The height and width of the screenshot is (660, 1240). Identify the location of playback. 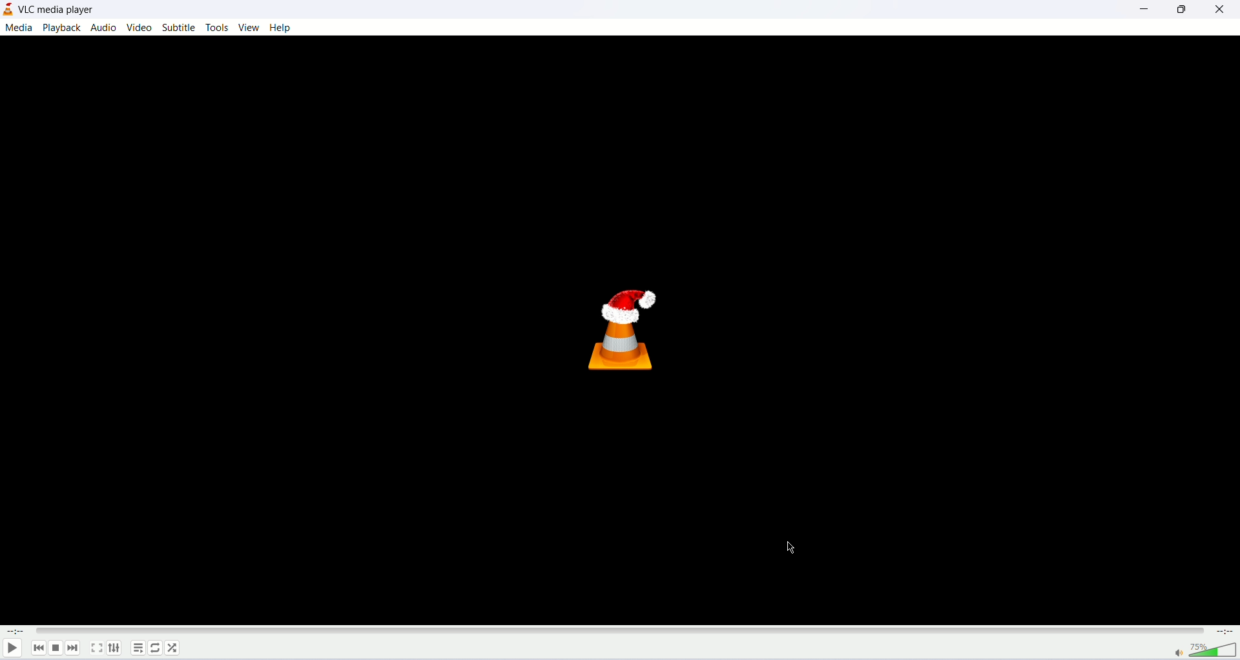
(64, 28).